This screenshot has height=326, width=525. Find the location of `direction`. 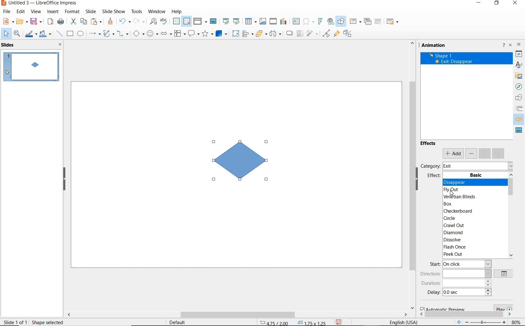

direction is located at coordinates (454, 274).